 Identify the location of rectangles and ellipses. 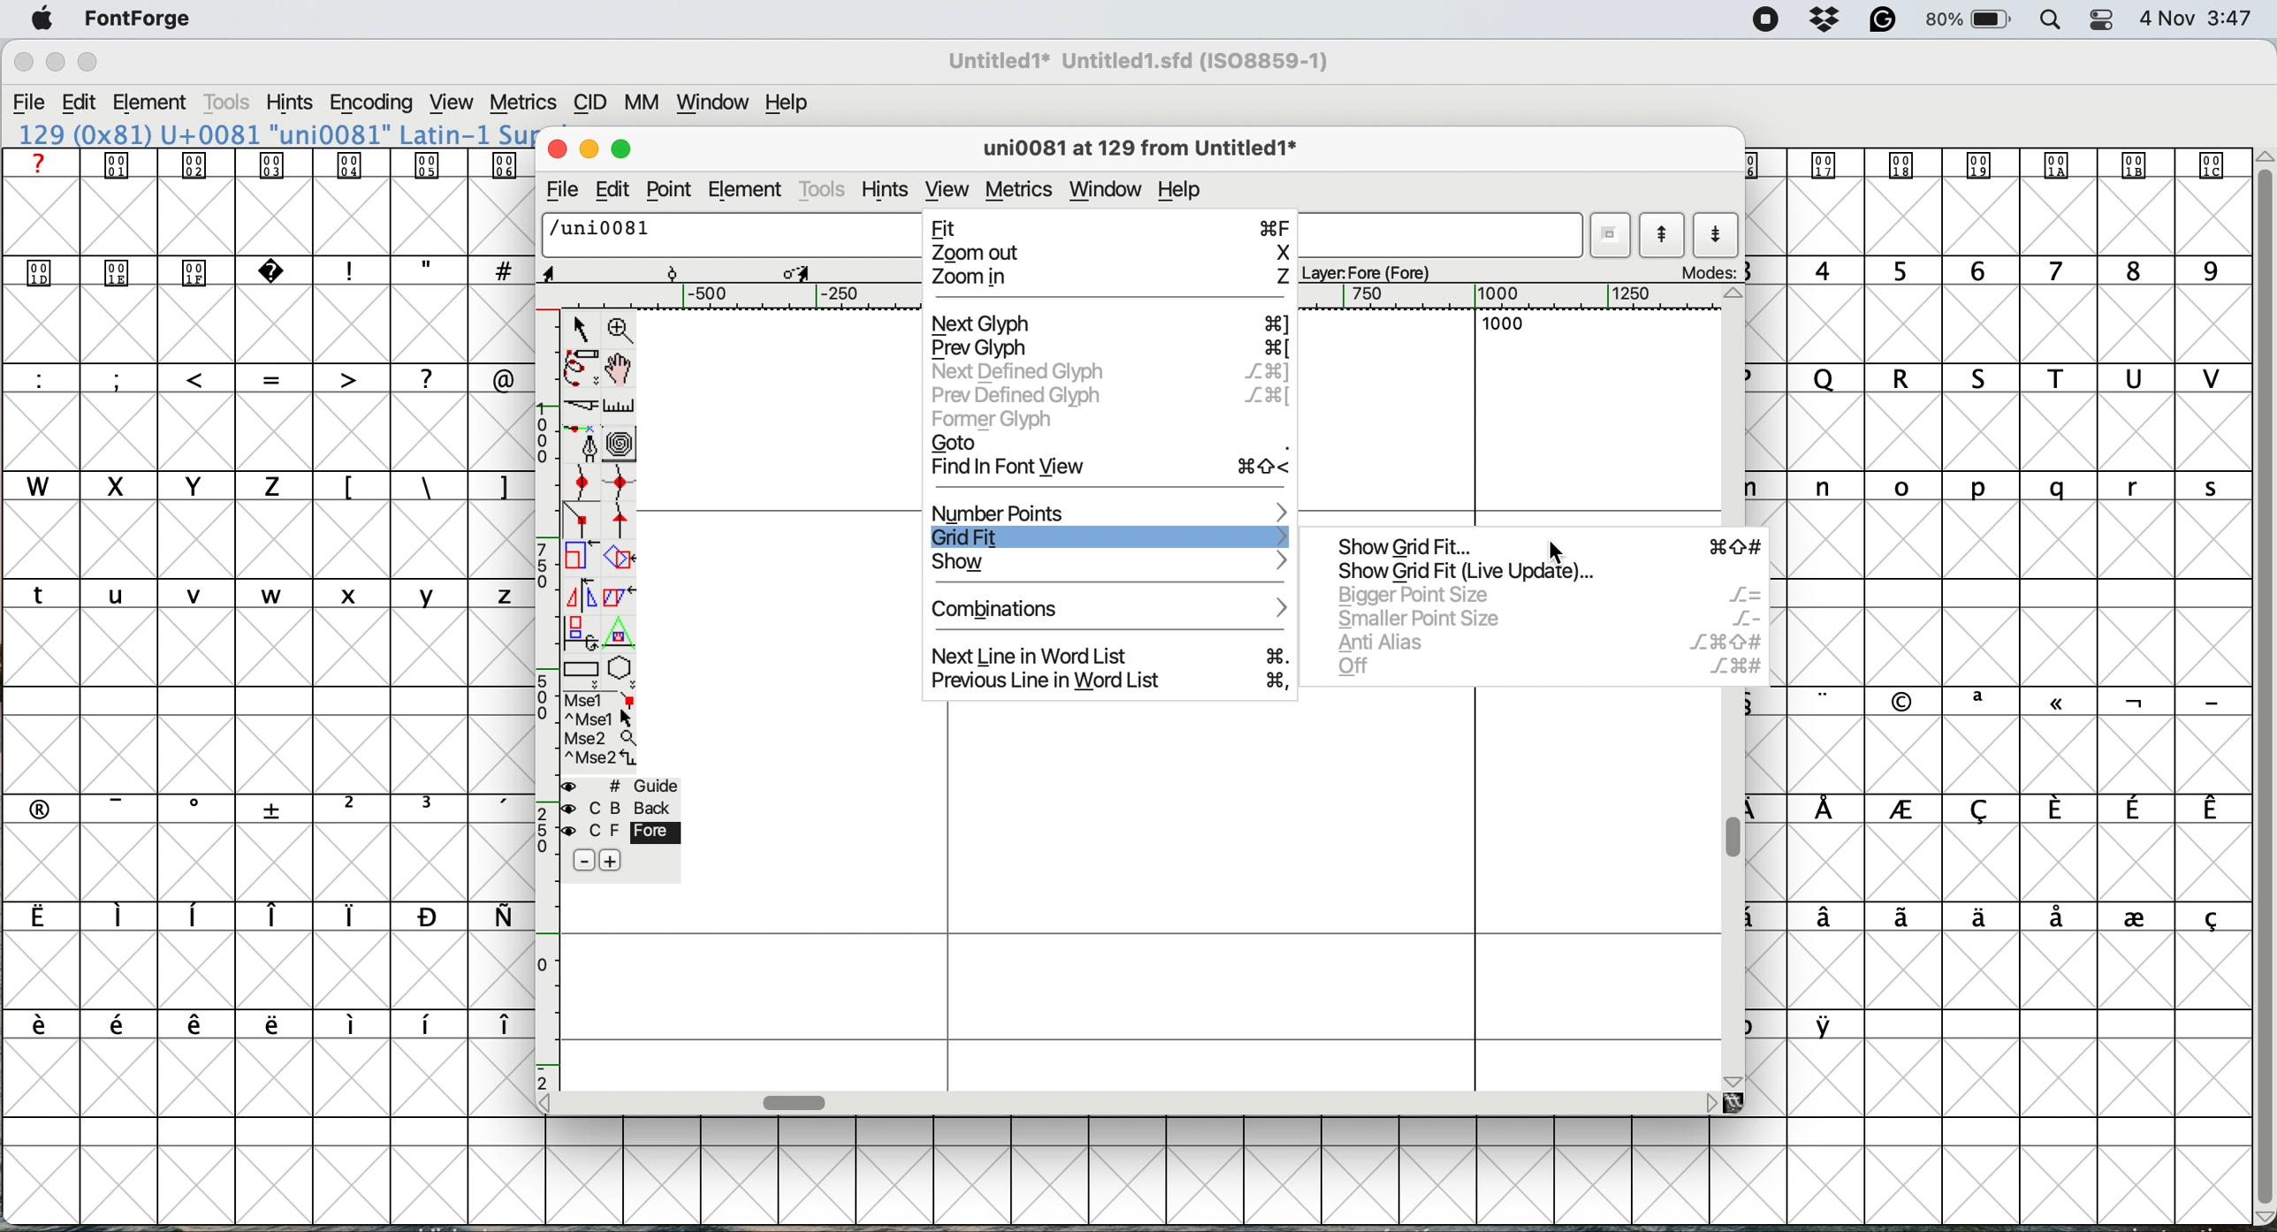
(582, 669).